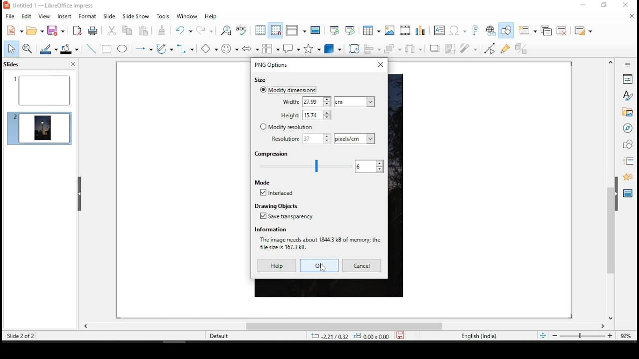  What do you see at coordinates (584, 30) in the screenshot?
I see `slide layout` at bounding box center [584, 30].